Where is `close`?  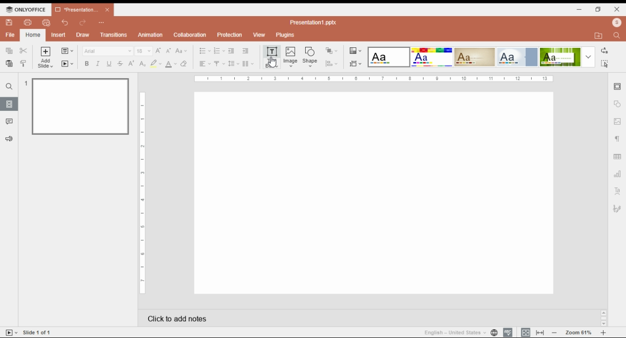 close is located at coordinates (108, 10).